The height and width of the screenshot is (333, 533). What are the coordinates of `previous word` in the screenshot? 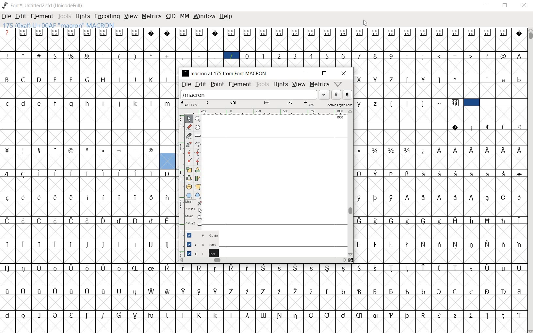 It's located at (336, 95).